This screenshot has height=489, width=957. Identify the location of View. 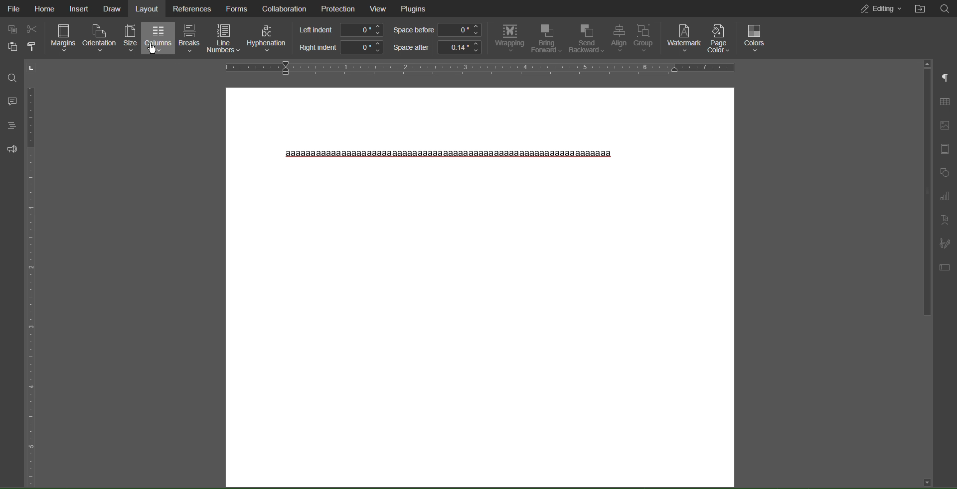
(379, 9).